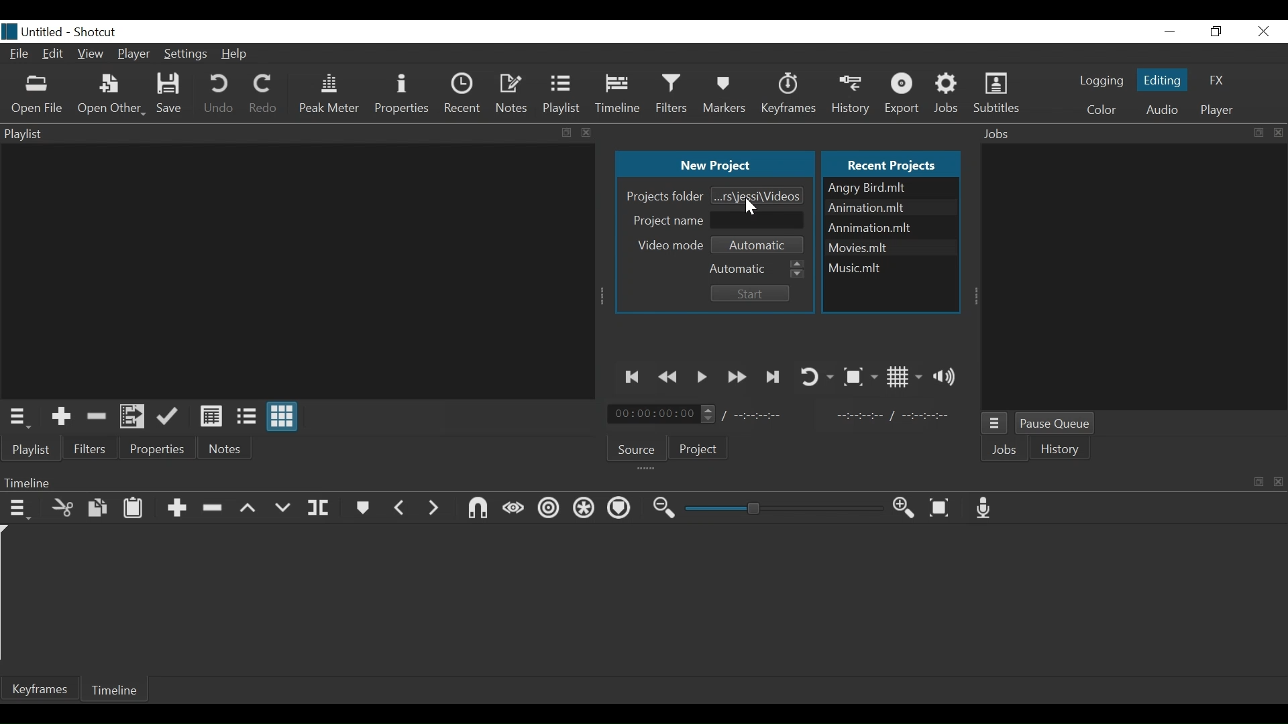 This screenshot has width=1288, height=724. Describe the element at coordinates (621, 509) in the screenshot. I see `Ripple Markers` at that location.